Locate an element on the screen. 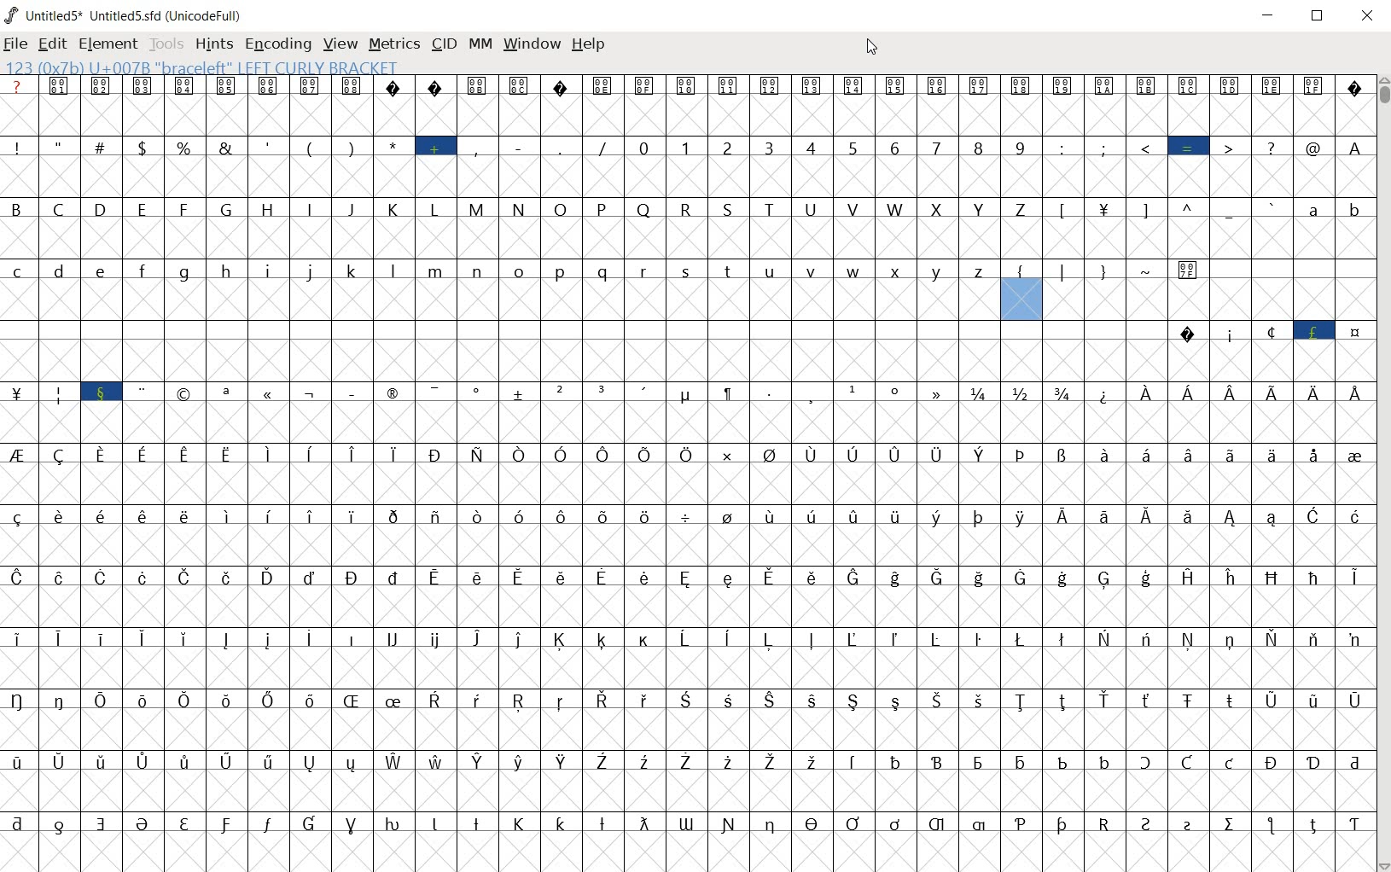  scrollbar is located at coordinates (1382, 473).